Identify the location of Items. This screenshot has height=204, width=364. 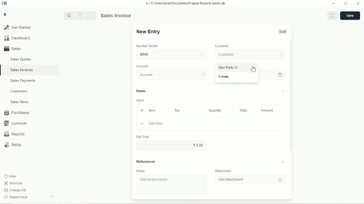
(210, 92).